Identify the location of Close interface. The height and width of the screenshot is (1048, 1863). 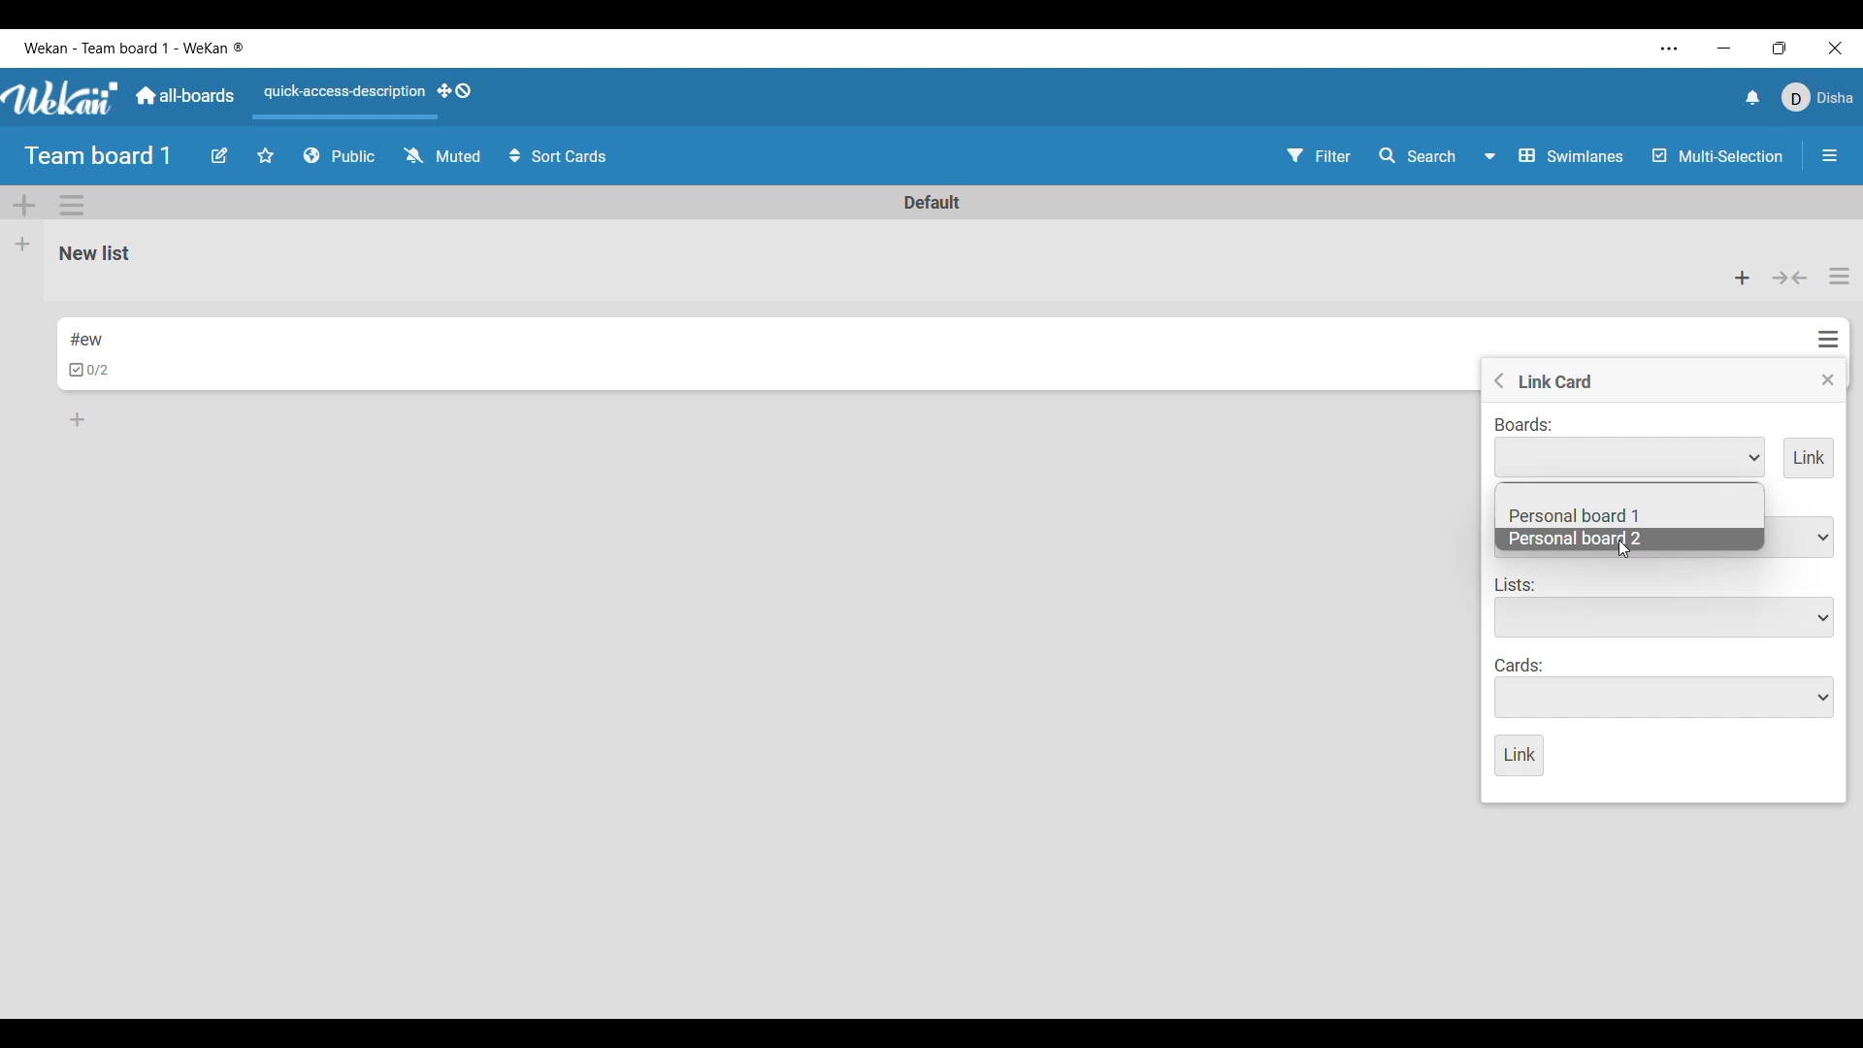
(1835, 48).